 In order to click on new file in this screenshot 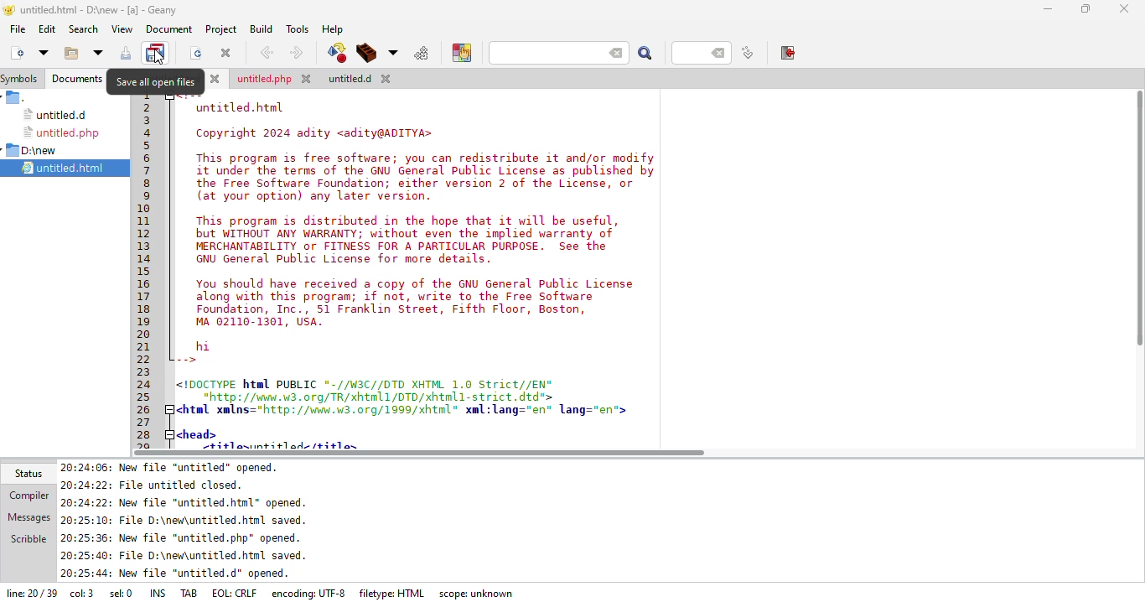, I will do `click(13, 53)`.